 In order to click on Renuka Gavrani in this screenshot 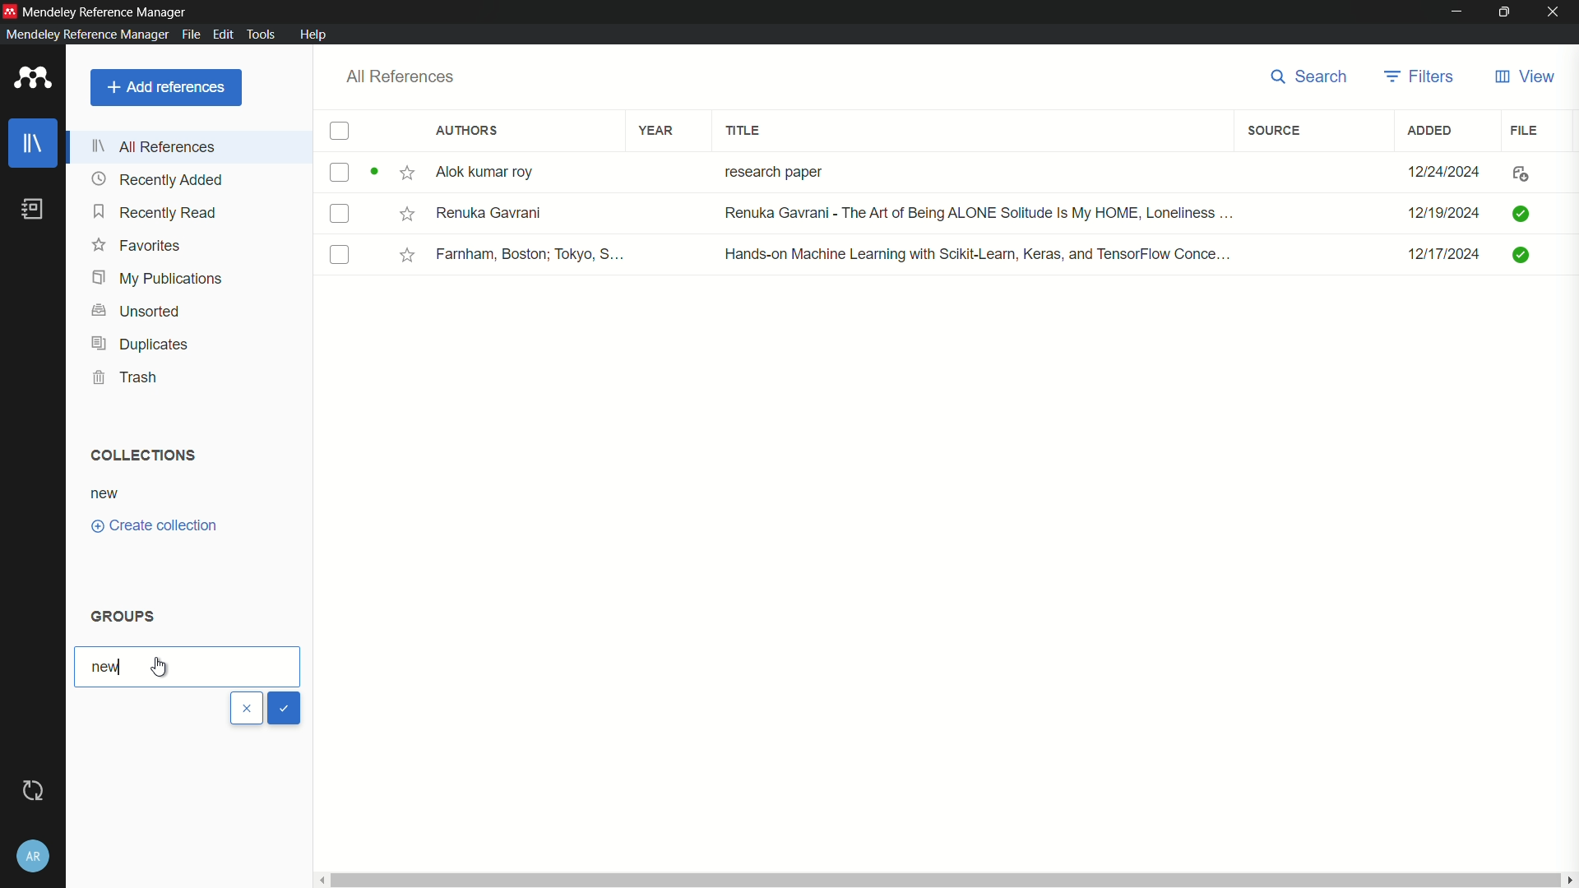, I will do `click(489, 212)`.